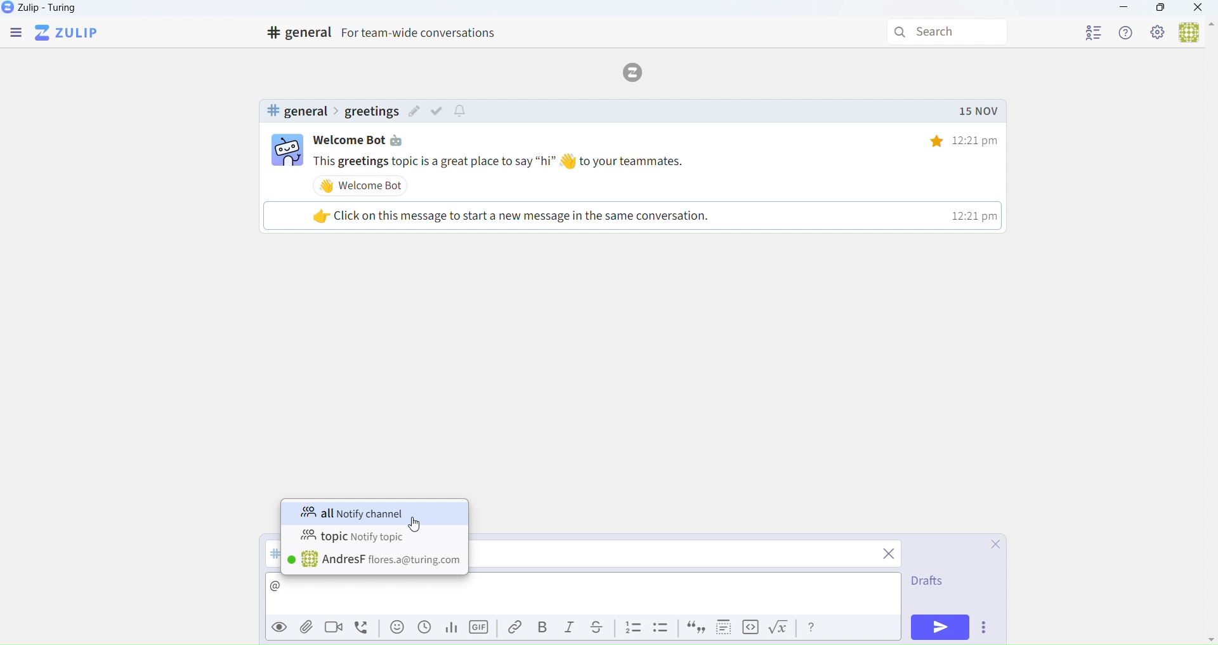 The width and height of the screenshot is (1218, 645). I want to click on user, so click(376, 561).